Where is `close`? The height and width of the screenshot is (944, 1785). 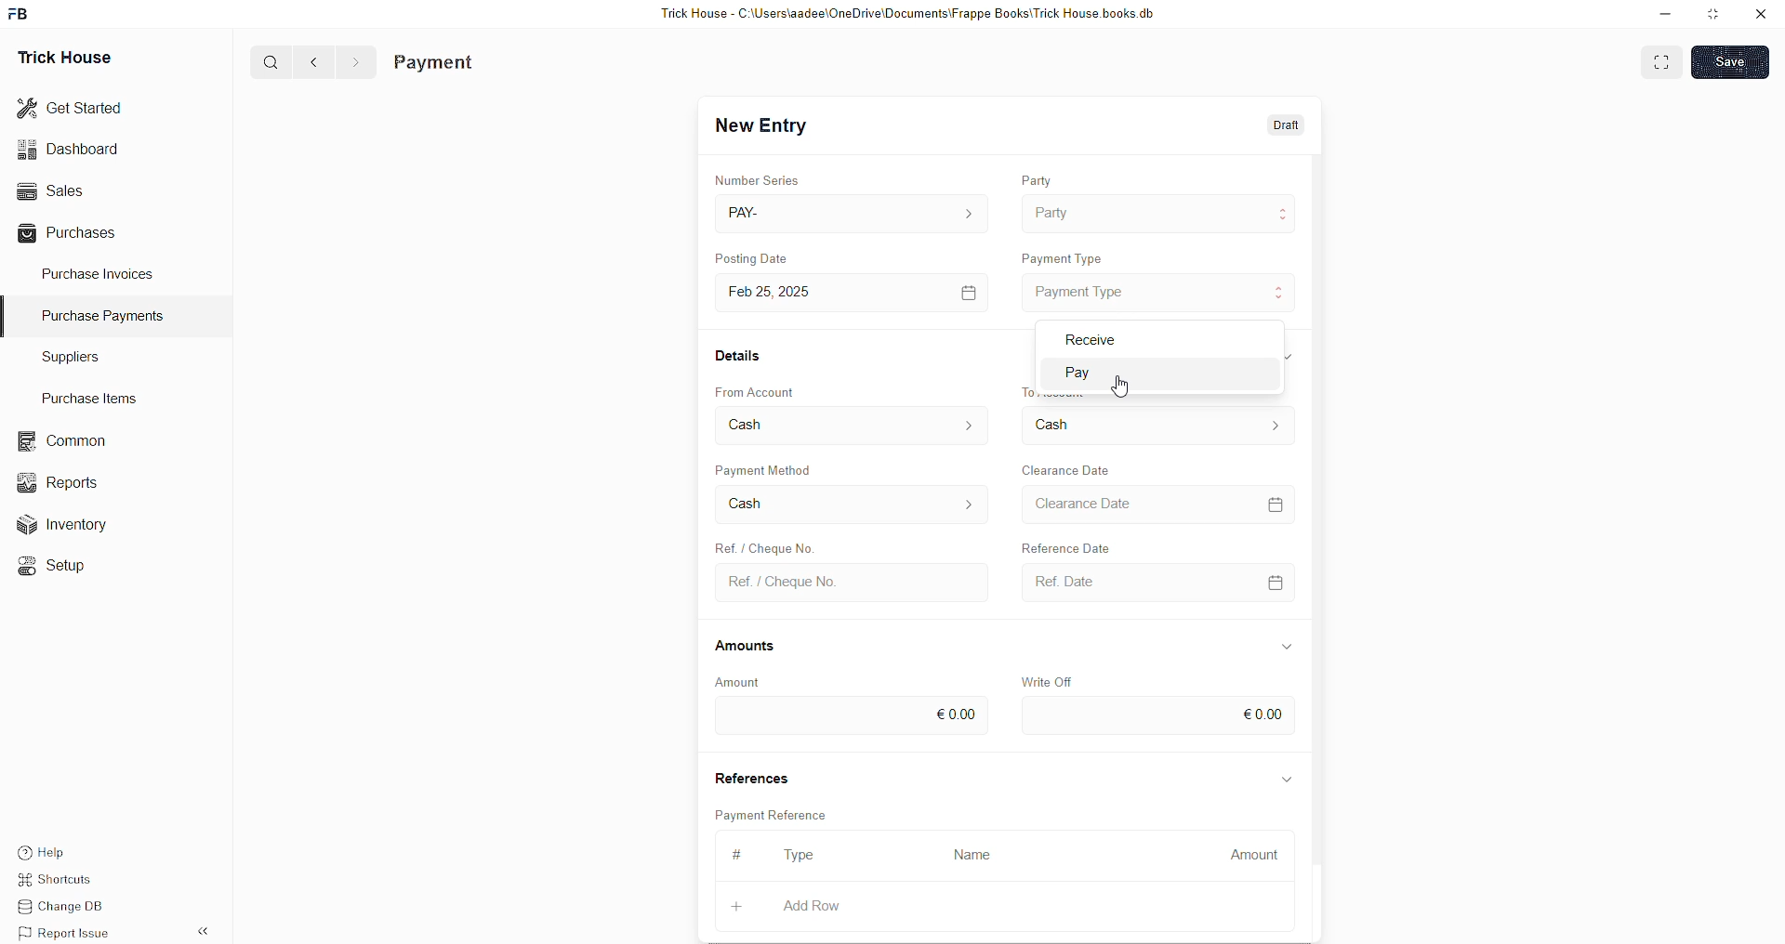 close is located at coordinates (1761, 14).